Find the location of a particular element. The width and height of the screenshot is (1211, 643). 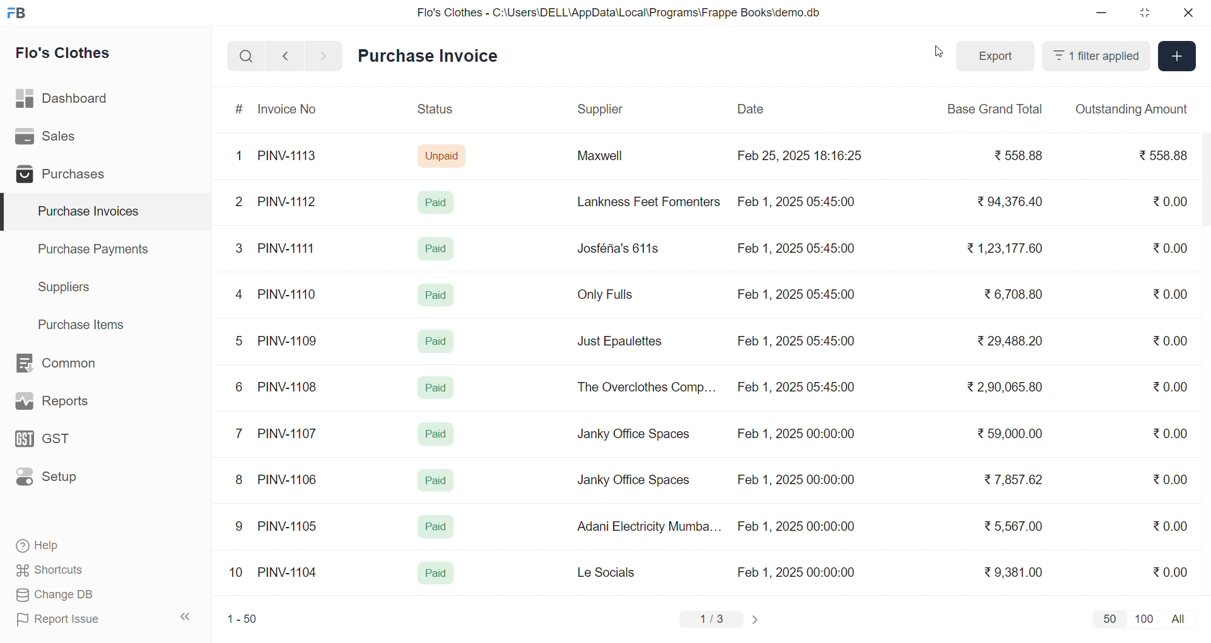

Outstanding Amount is located at coordinates (1131, 109).